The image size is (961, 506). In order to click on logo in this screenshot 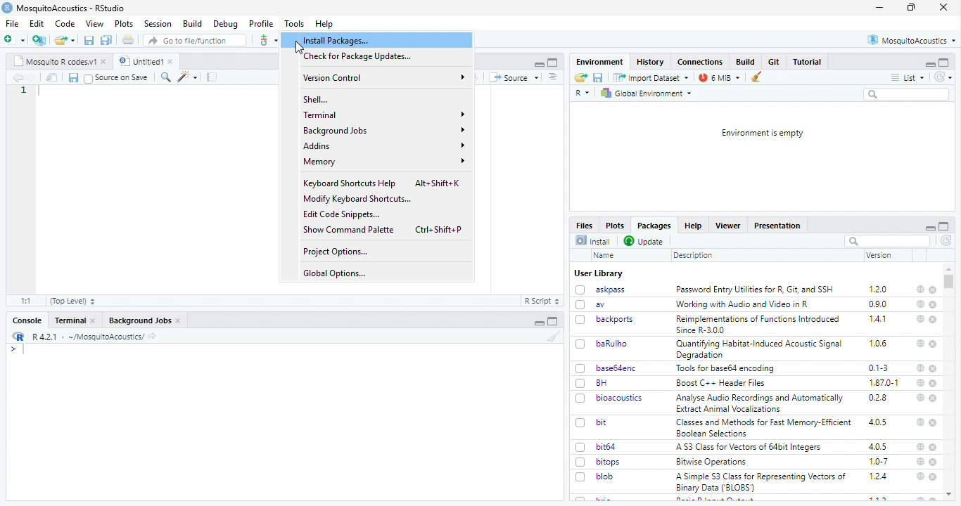, I will do `click(19, 336)`.